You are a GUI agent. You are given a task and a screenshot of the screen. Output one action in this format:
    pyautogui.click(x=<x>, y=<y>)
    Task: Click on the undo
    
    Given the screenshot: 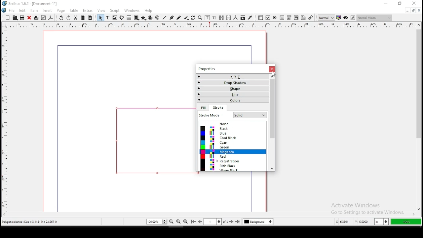 What is the action you would take?
    pyautogui.click(x=61, y=18)
    